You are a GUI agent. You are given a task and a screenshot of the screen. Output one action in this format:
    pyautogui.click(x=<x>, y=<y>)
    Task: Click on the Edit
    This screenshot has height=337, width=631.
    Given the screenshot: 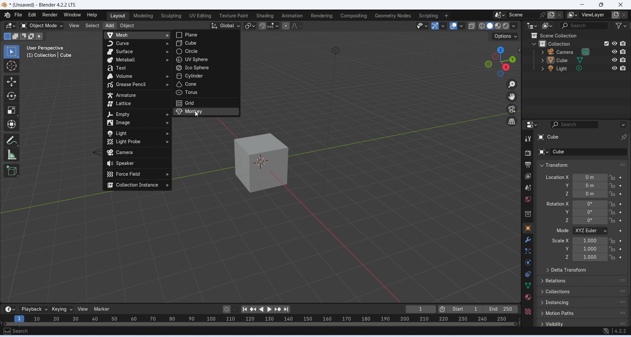 What is the action you would take?
    pyautogui.click(x=32, y=14)
    